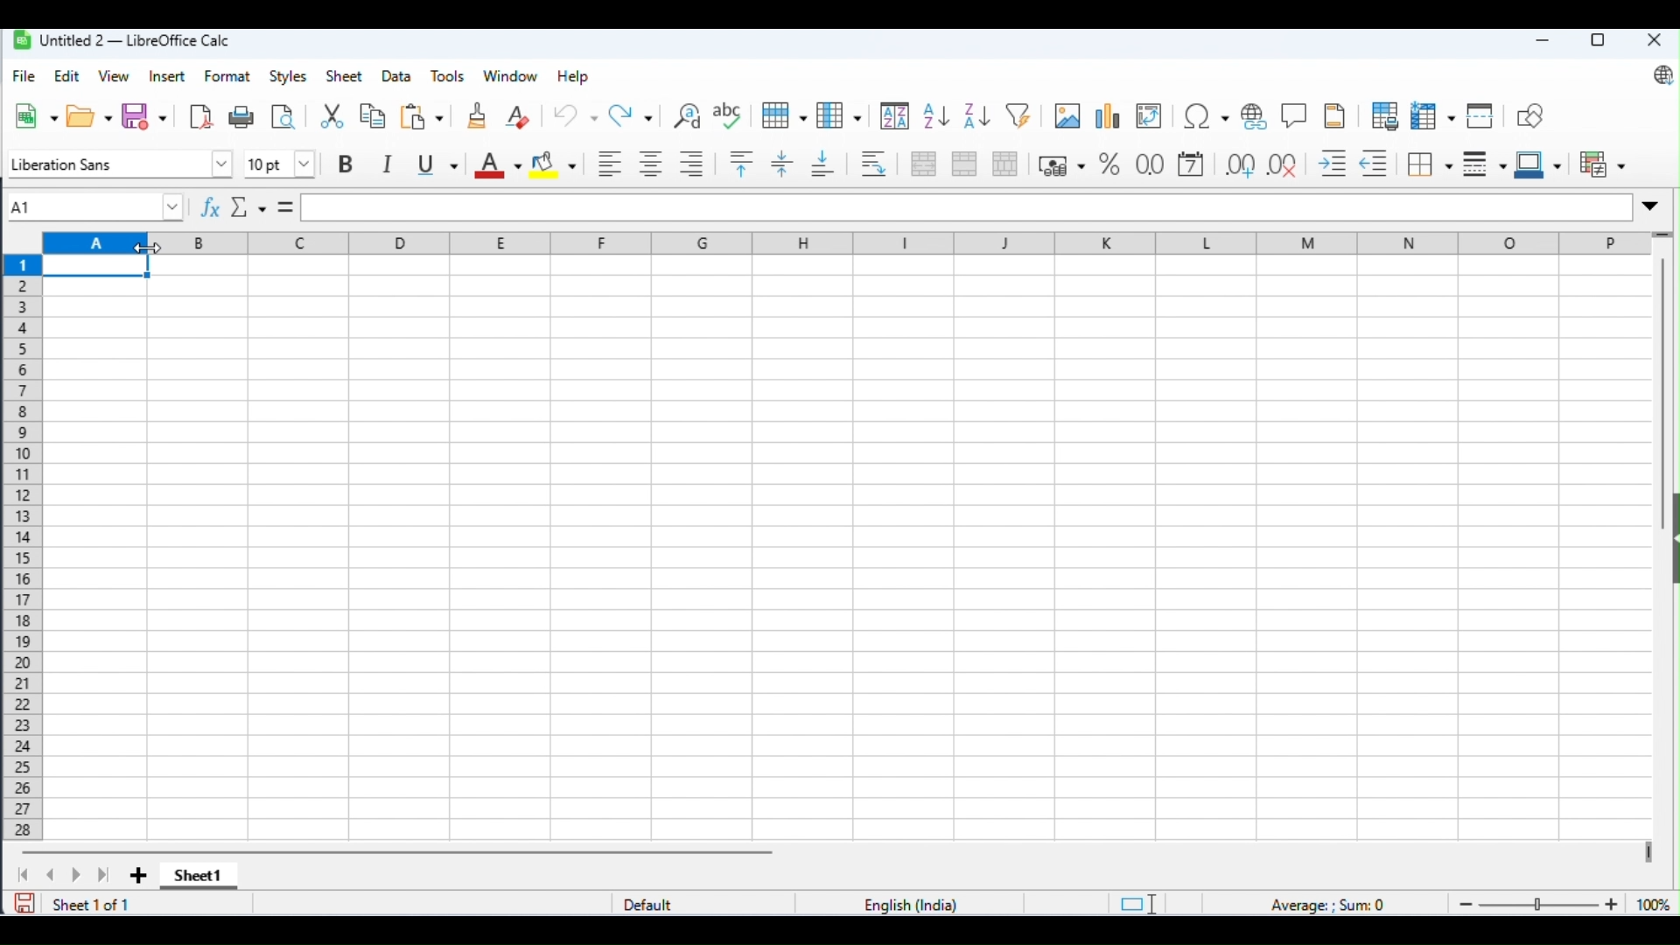 The width and height of the screenshot is (1680, 945). I want to click on language, so click(913, 904).